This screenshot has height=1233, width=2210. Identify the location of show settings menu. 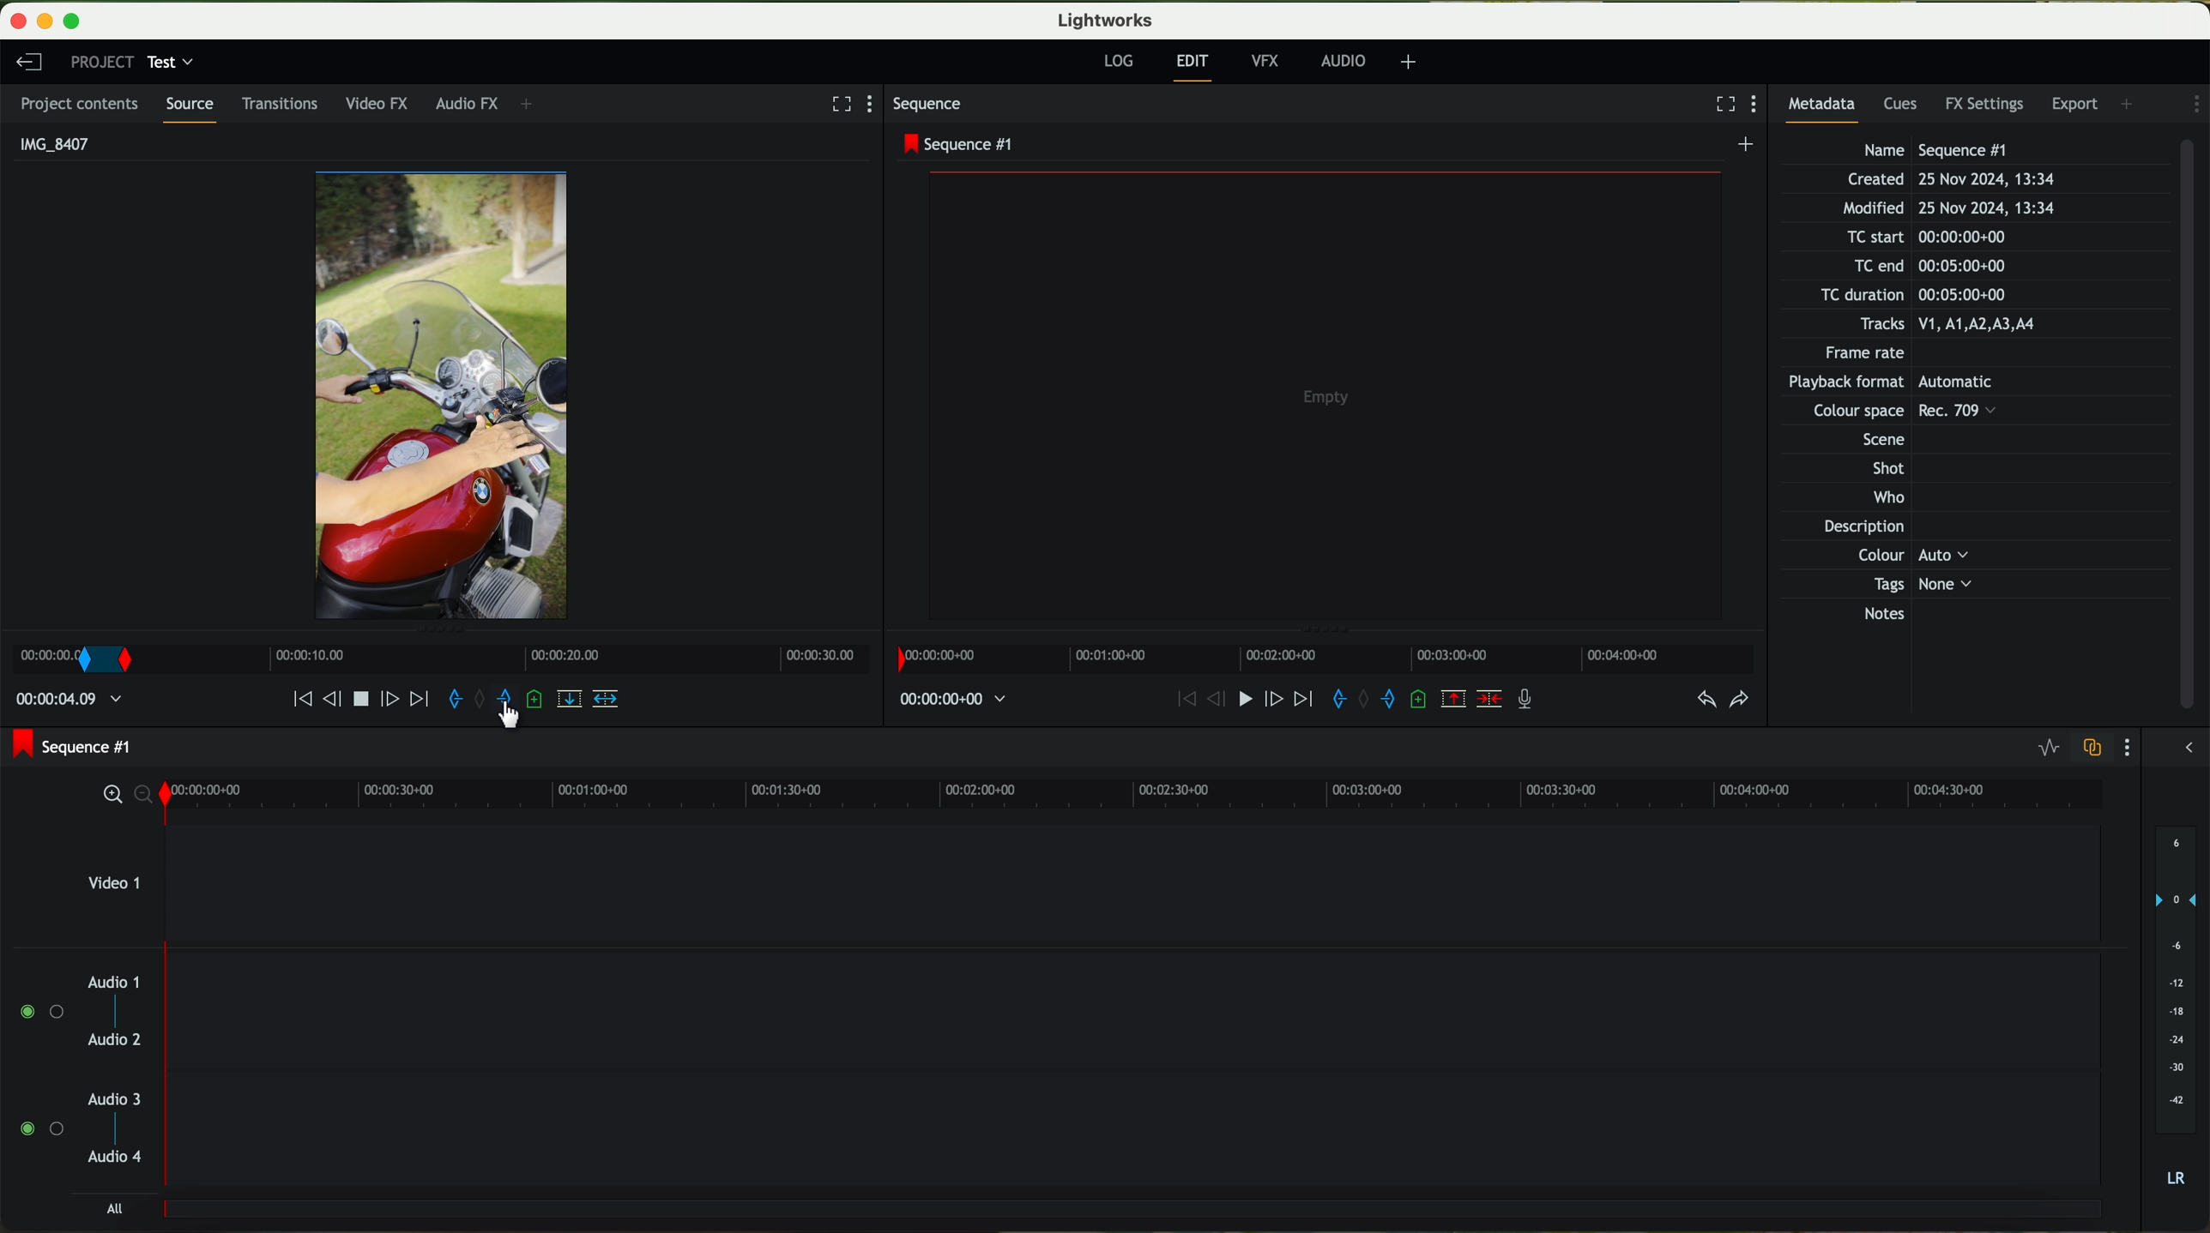
(1758, 105).